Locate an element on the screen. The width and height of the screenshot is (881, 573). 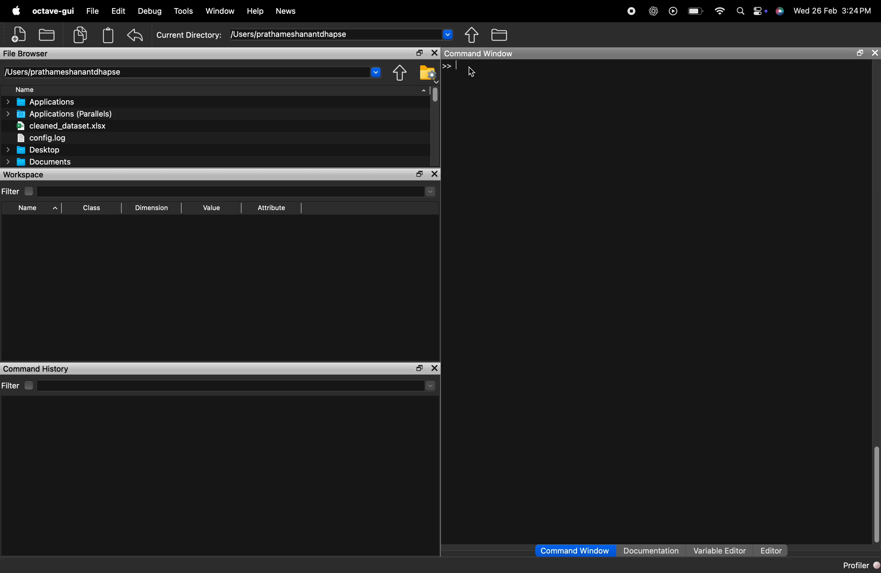
Desktop is located at coordinates (34, 150).